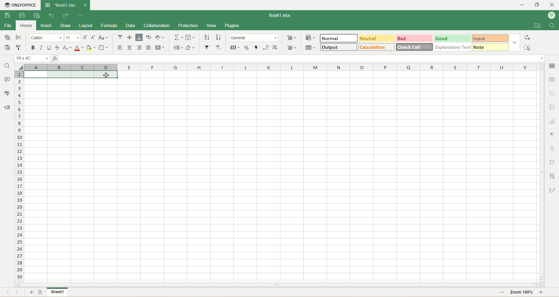  Describe the element at coordinates (106, 76) in the screenshot. I see `cursor` at that location.